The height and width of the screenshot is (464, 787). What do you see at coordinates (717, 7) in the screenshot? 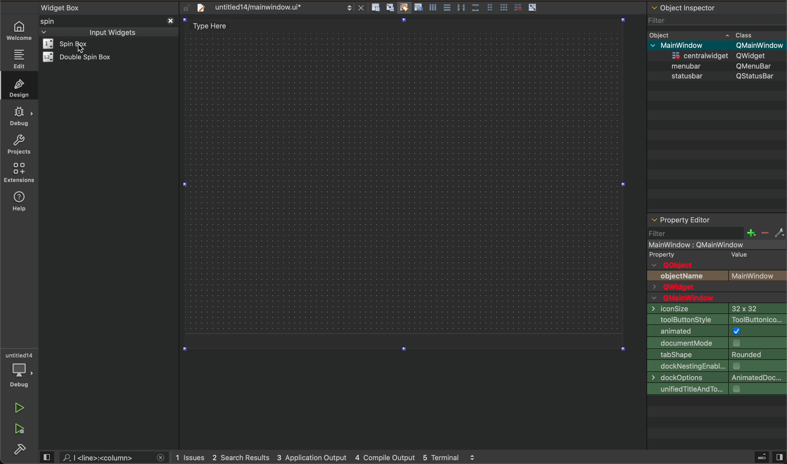
I see `object inspector` at bounding box center [717, 7].